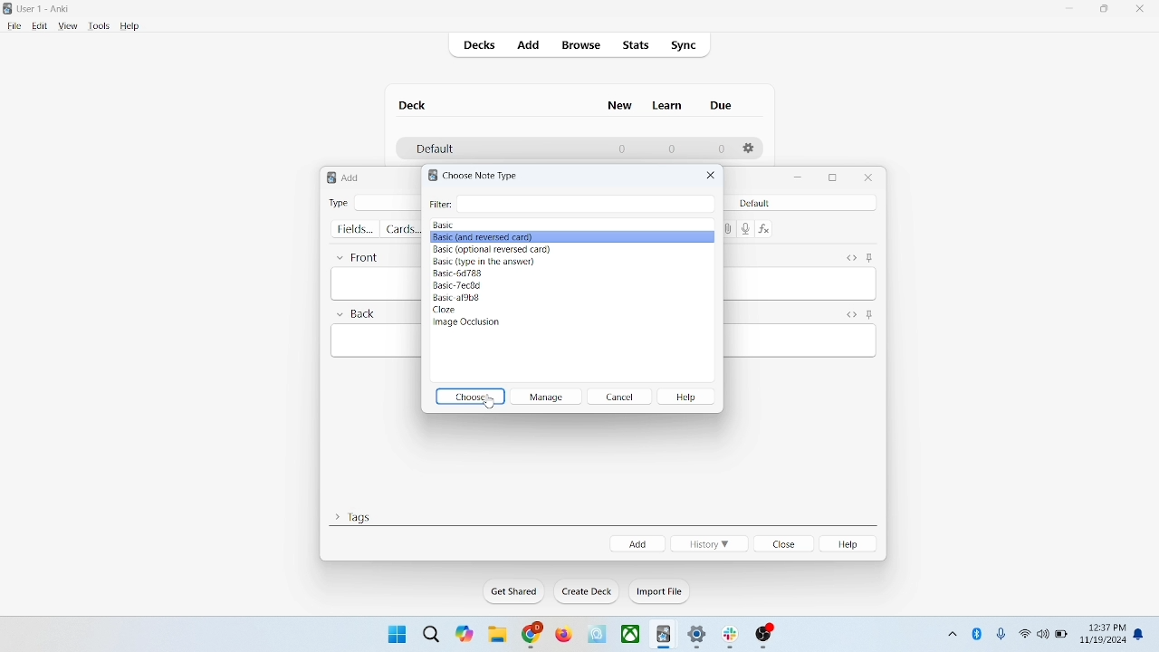 This screenshot has height=652, width=1159. What do you see at coordinates (395, 633) in the screenshot?
I see `window` at bounding box center [395, 633].